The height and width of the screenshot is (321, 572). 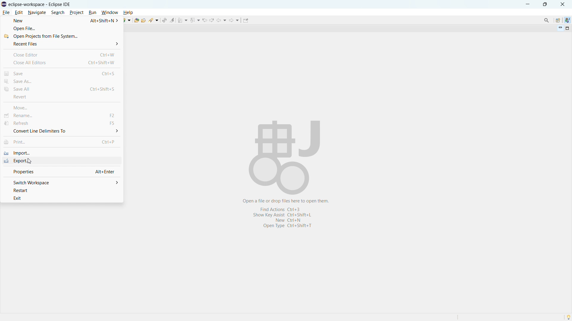 I want to click on move, so click(x=62, y=107).